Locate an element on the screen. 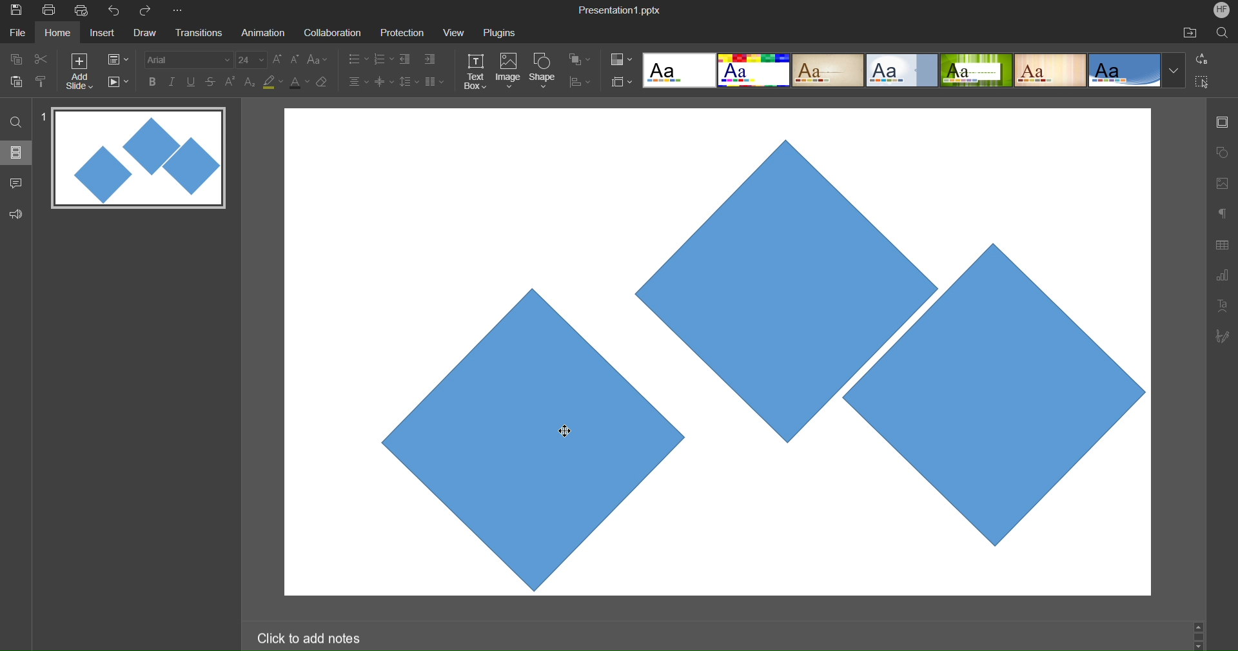 This screenshot has height=651, width=1238. Draw is located at coordinates (144, 34).